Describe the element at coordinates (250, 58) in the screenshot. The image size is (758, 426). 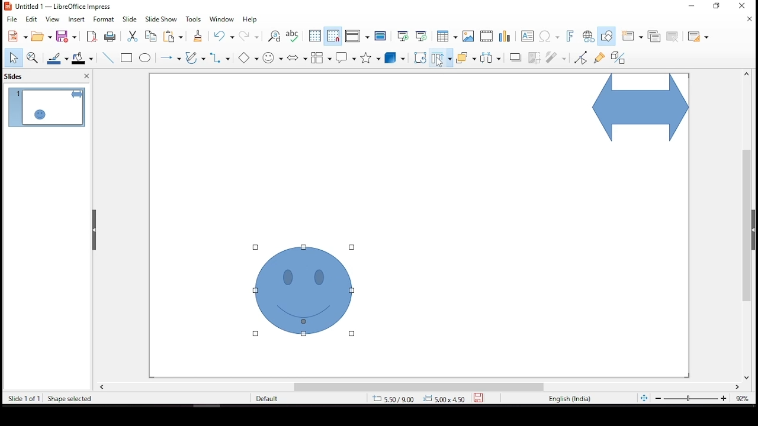
I see `` at that location.